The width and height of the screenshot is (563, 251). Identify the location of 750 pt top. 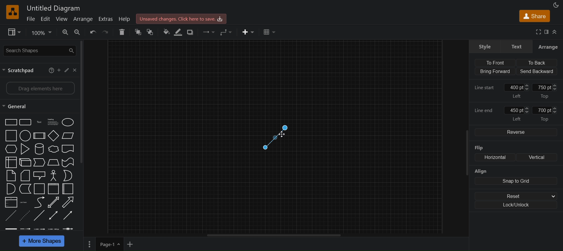
(546, 90).